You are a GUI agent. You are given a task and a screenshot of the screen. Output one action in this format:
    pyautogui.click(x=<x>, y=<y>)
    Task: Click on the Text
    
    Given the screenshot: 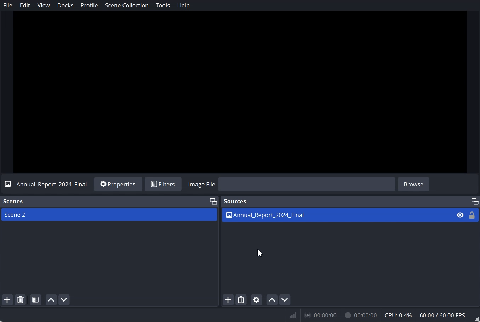 What is the action you would take?
    pyautogui.click(x=13, y=202)
    